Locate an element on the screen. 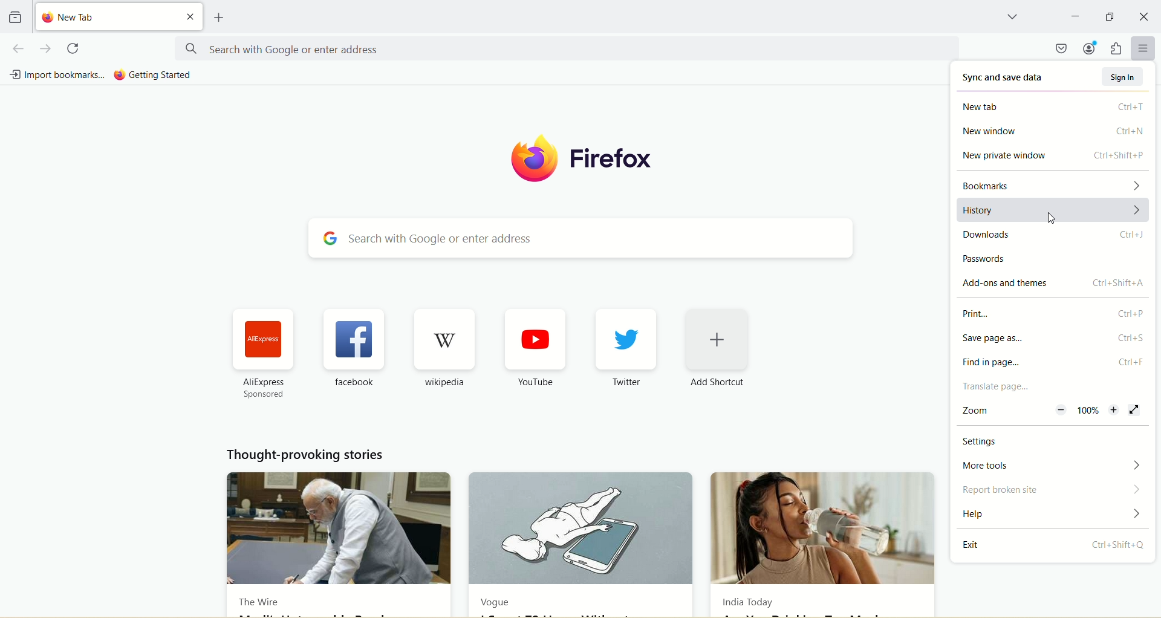 The width and height of the screenshot is (1161, 618). fit to screen is located at coordinates (1137, 410).